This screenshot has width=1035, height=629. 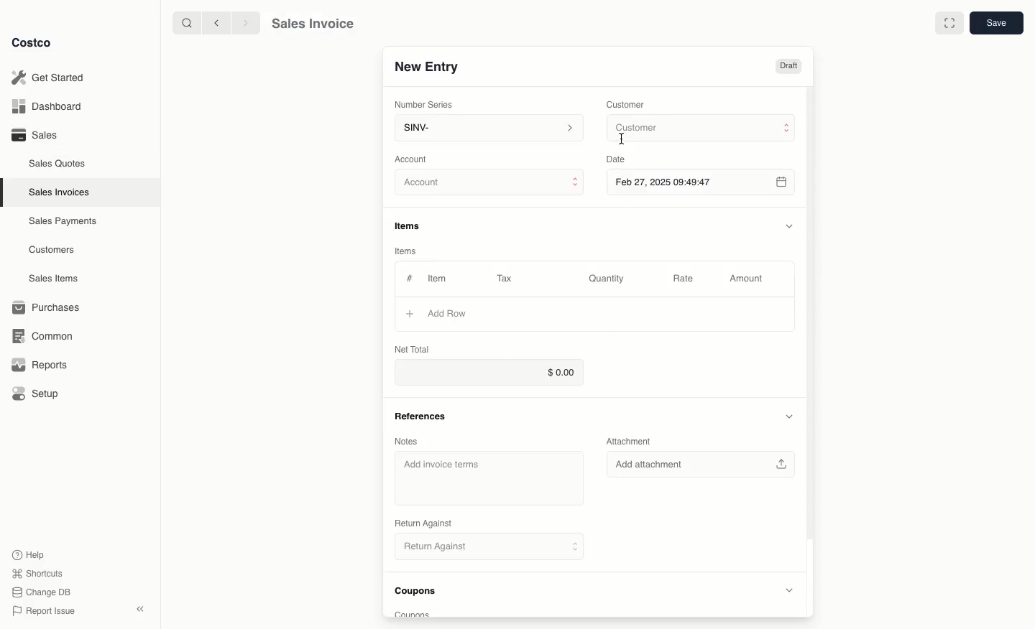 I want to click on Rate, so click(x=684, y=279).